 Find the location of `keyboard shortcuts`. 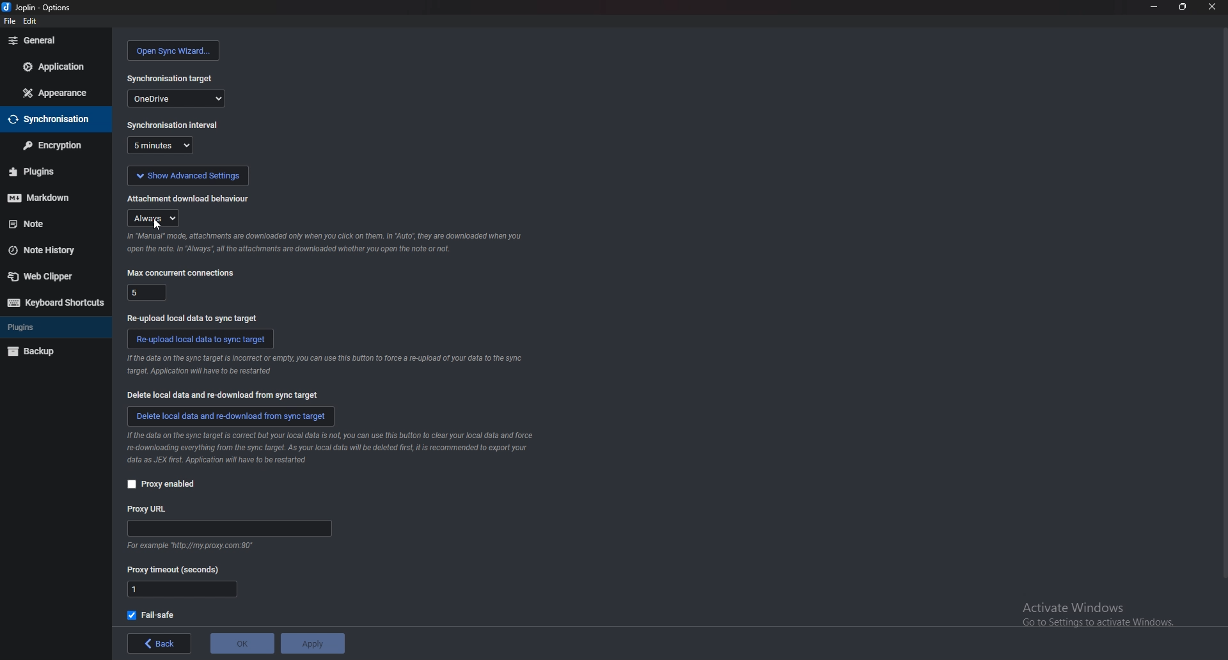

keyboard shortcuts is located at coordinates (53, 302).